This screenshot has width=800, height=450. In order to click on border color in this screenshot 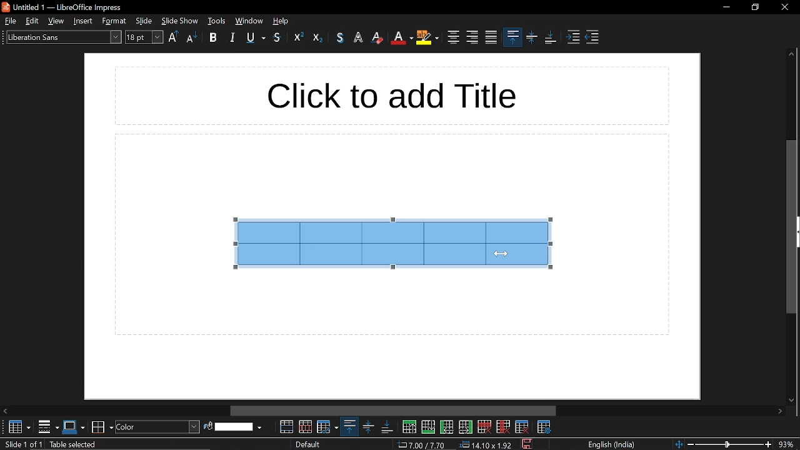, I will do `click(102, 426)`.